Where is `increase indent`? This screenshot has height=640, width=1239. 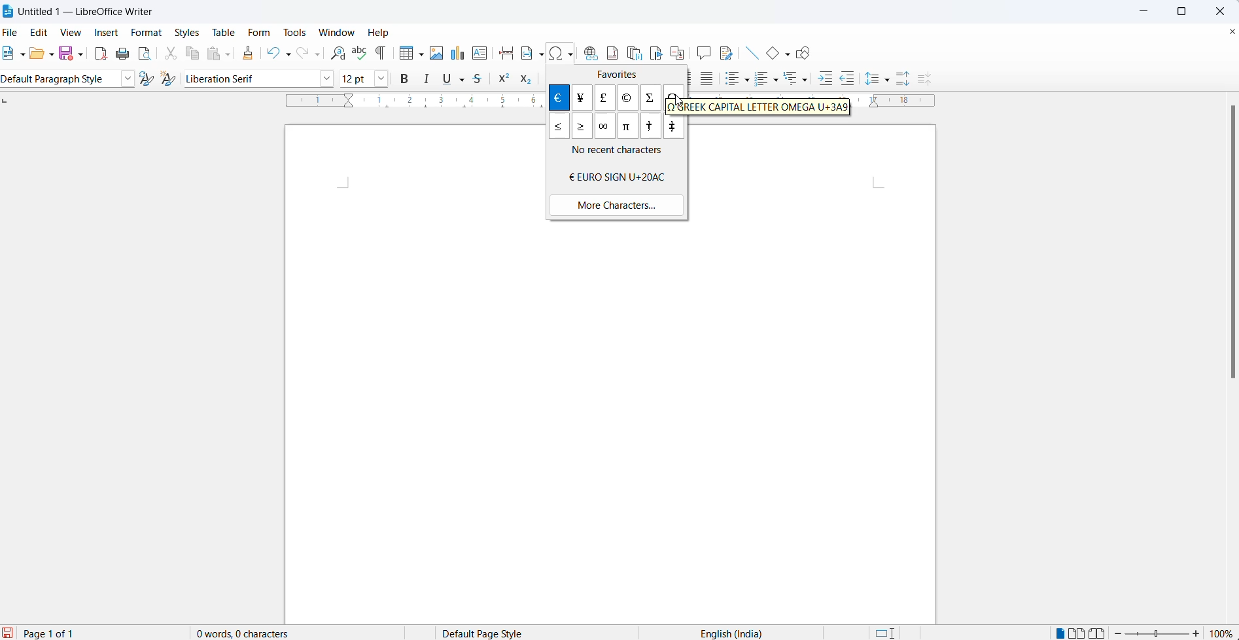
increase indent is located at coordinates (824, 79).